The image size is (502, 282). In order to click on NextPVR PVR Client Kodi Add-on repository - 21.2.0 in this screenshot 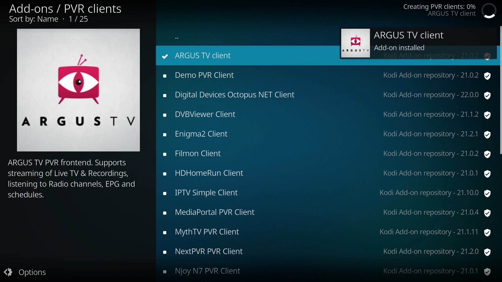, I will do `click(328, 252)`.